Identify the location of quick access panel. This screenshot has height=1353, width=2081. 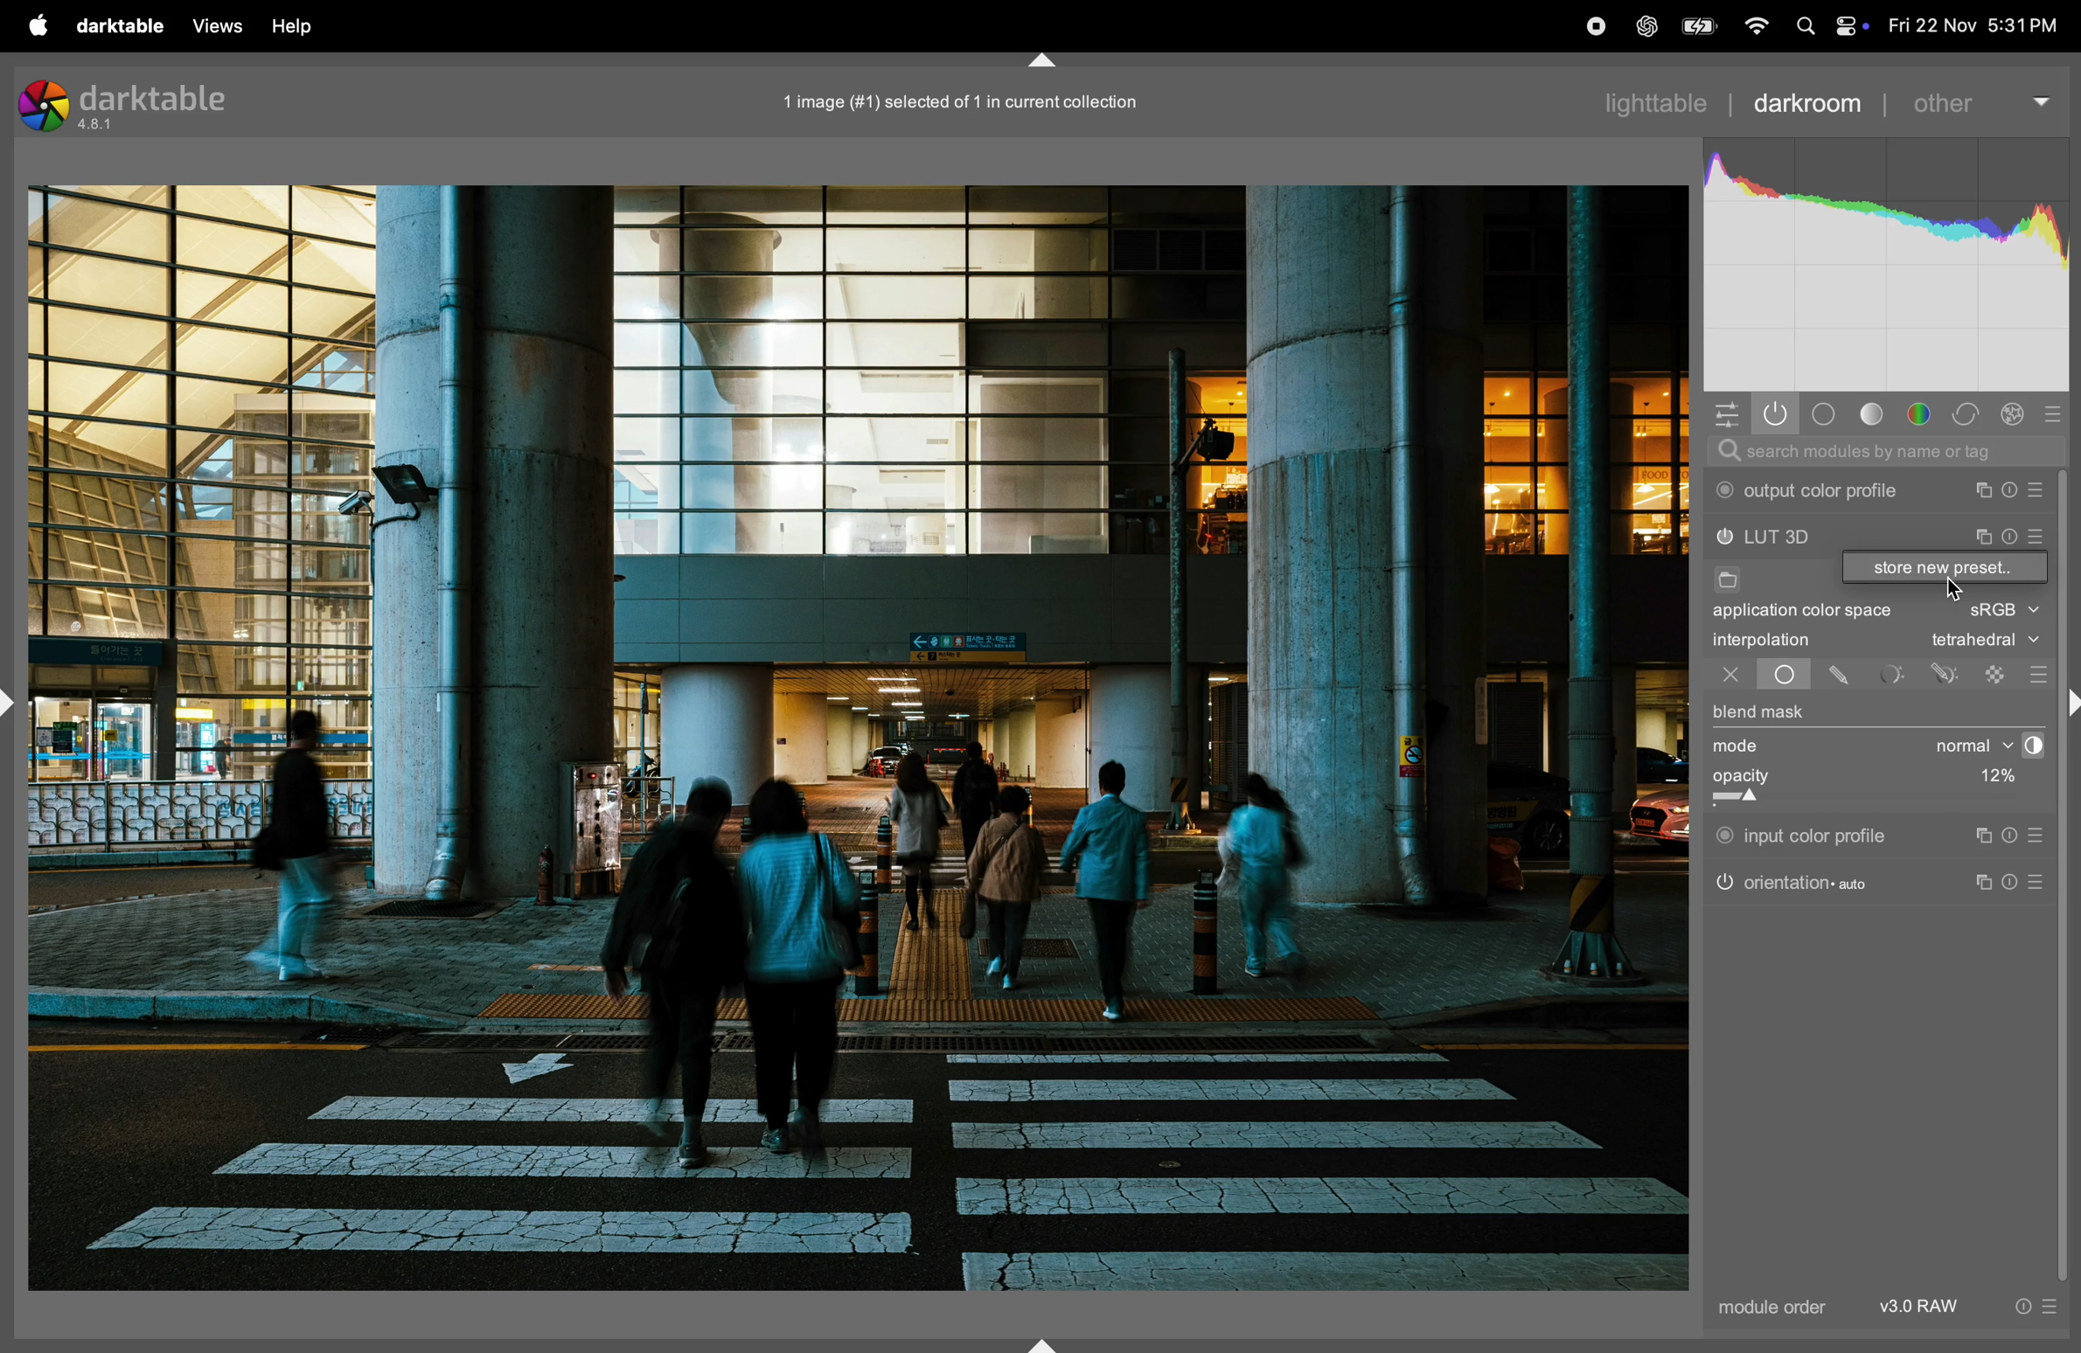
(1723, 412).